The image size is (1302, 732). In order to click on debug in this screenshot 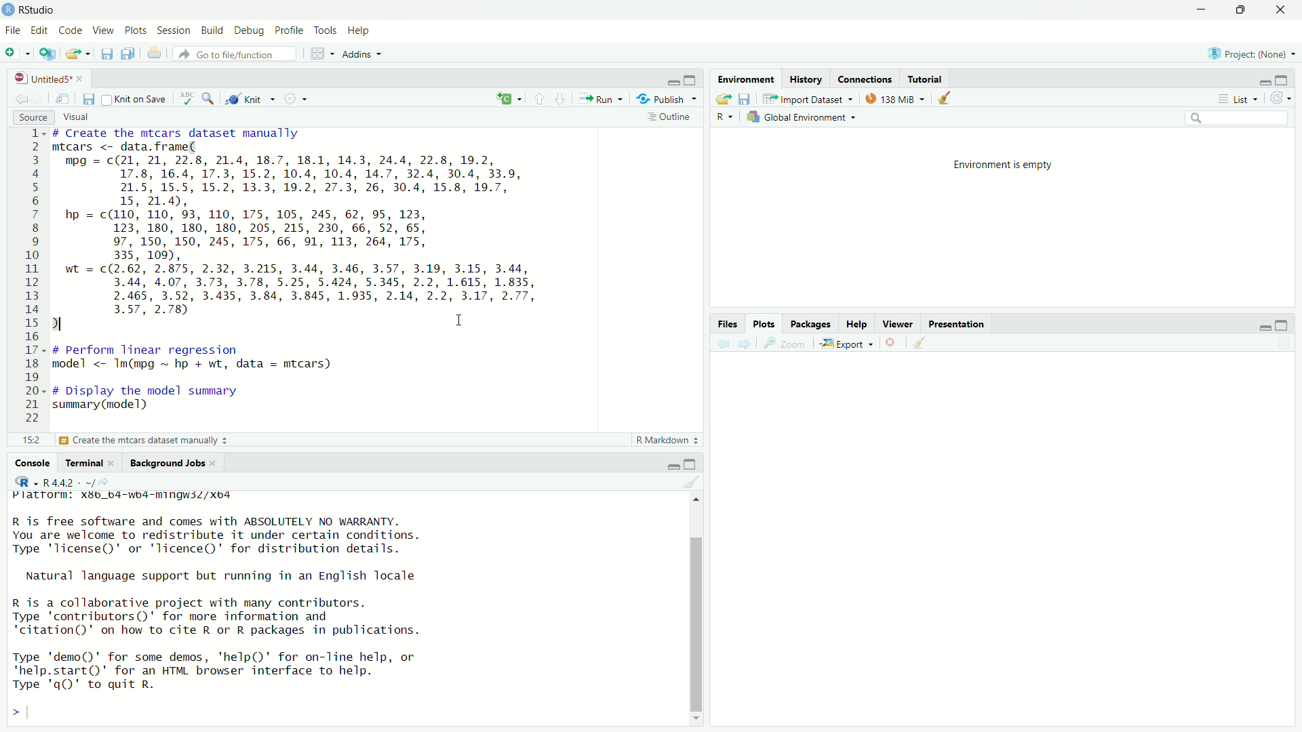, I will do `click(250, 30)`.